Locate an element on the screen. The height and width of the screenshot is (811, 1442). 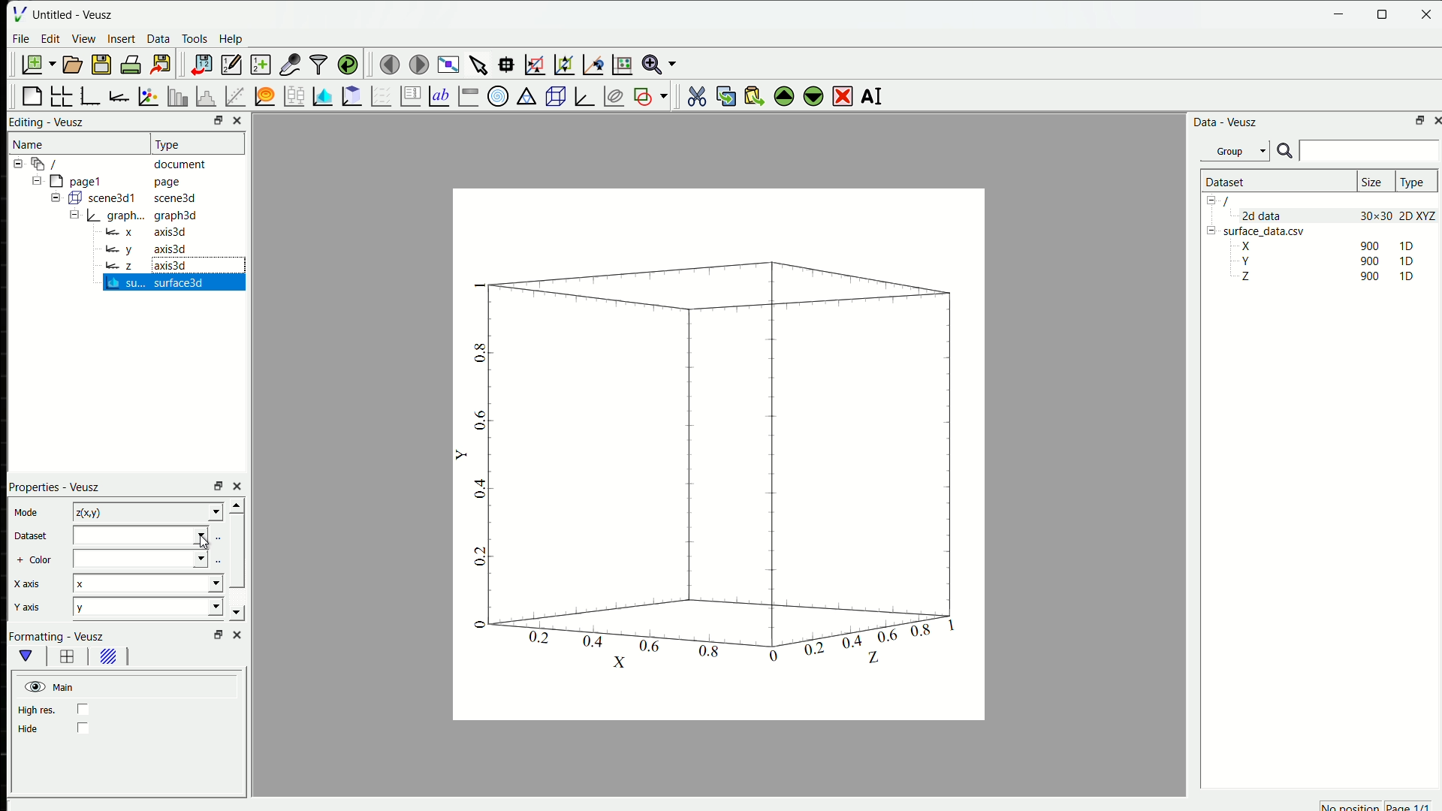
plot box plots is located at coordinates (295, 95).